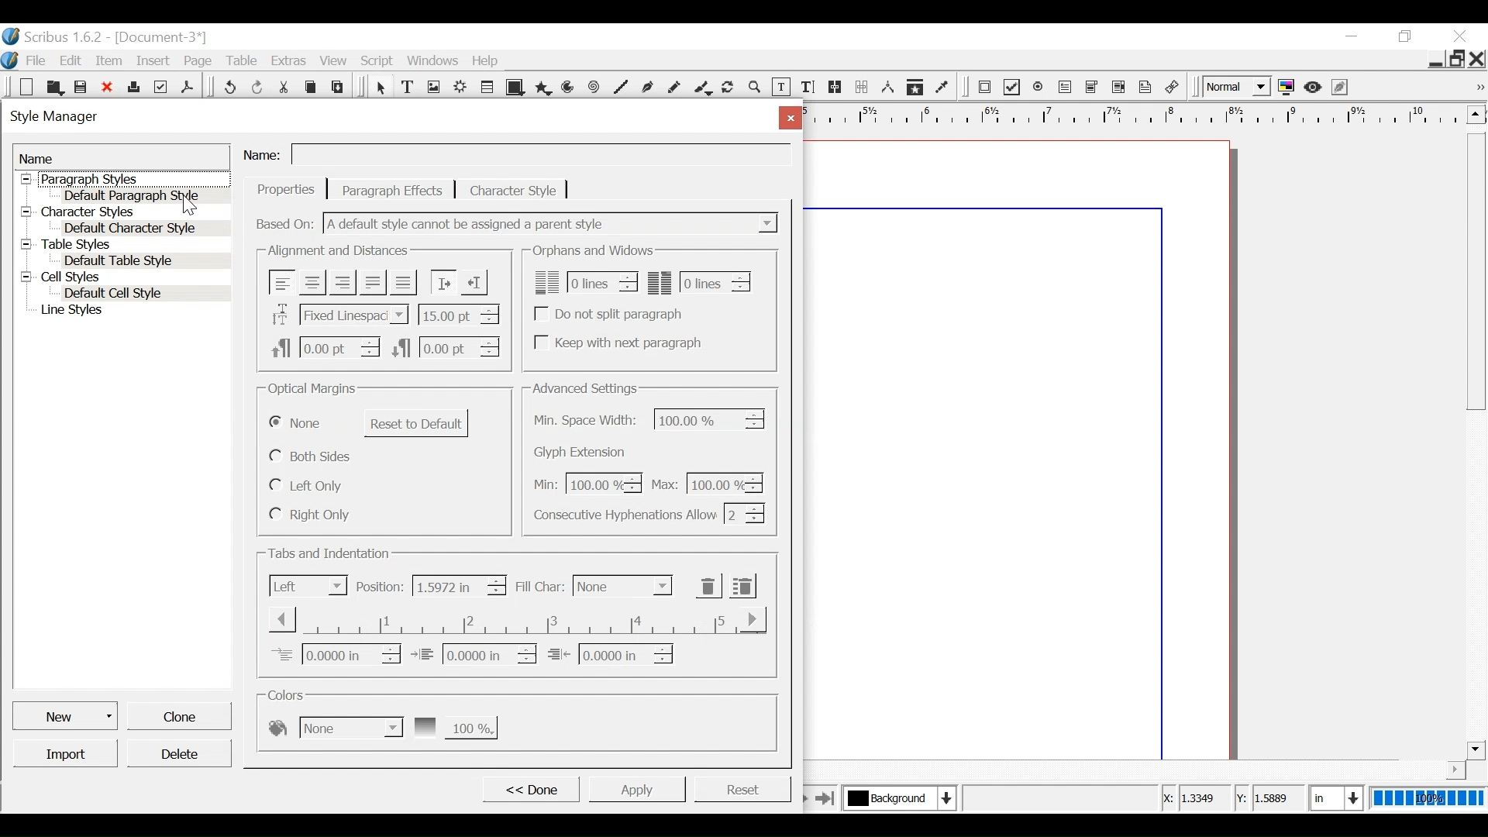 Image resolution: width=1488 pixels, height=837 pixels. What do you see at coordinates (1119, 87) in the screenshot?
I see `PDF List Box` at bounding box center [1119, 87].